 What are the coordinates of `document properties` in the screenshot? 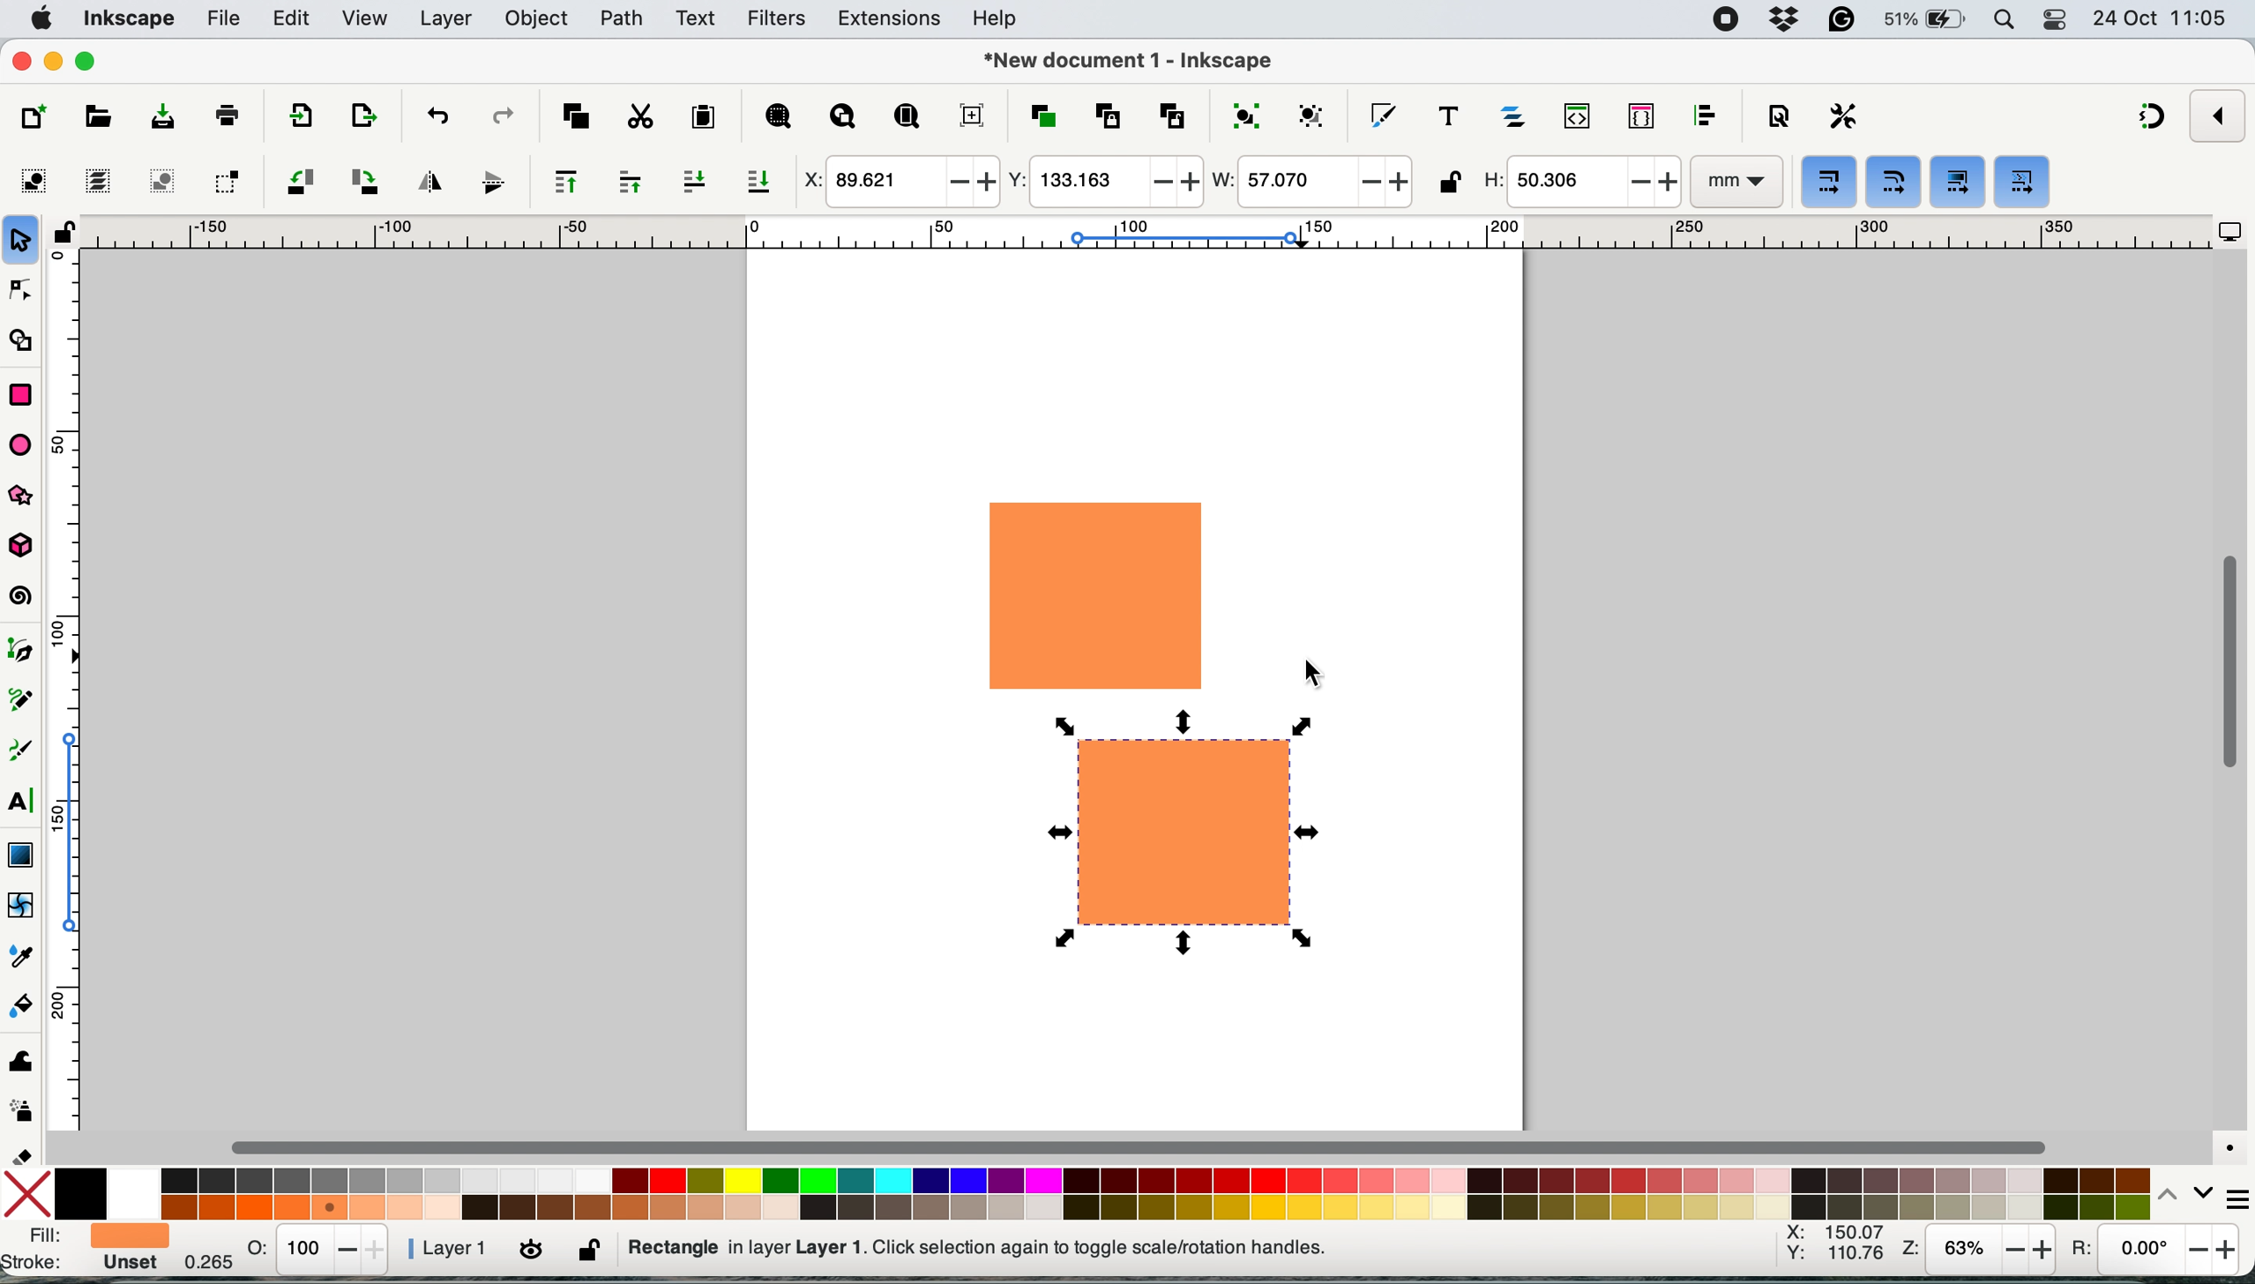 It's located at (1778, 117).